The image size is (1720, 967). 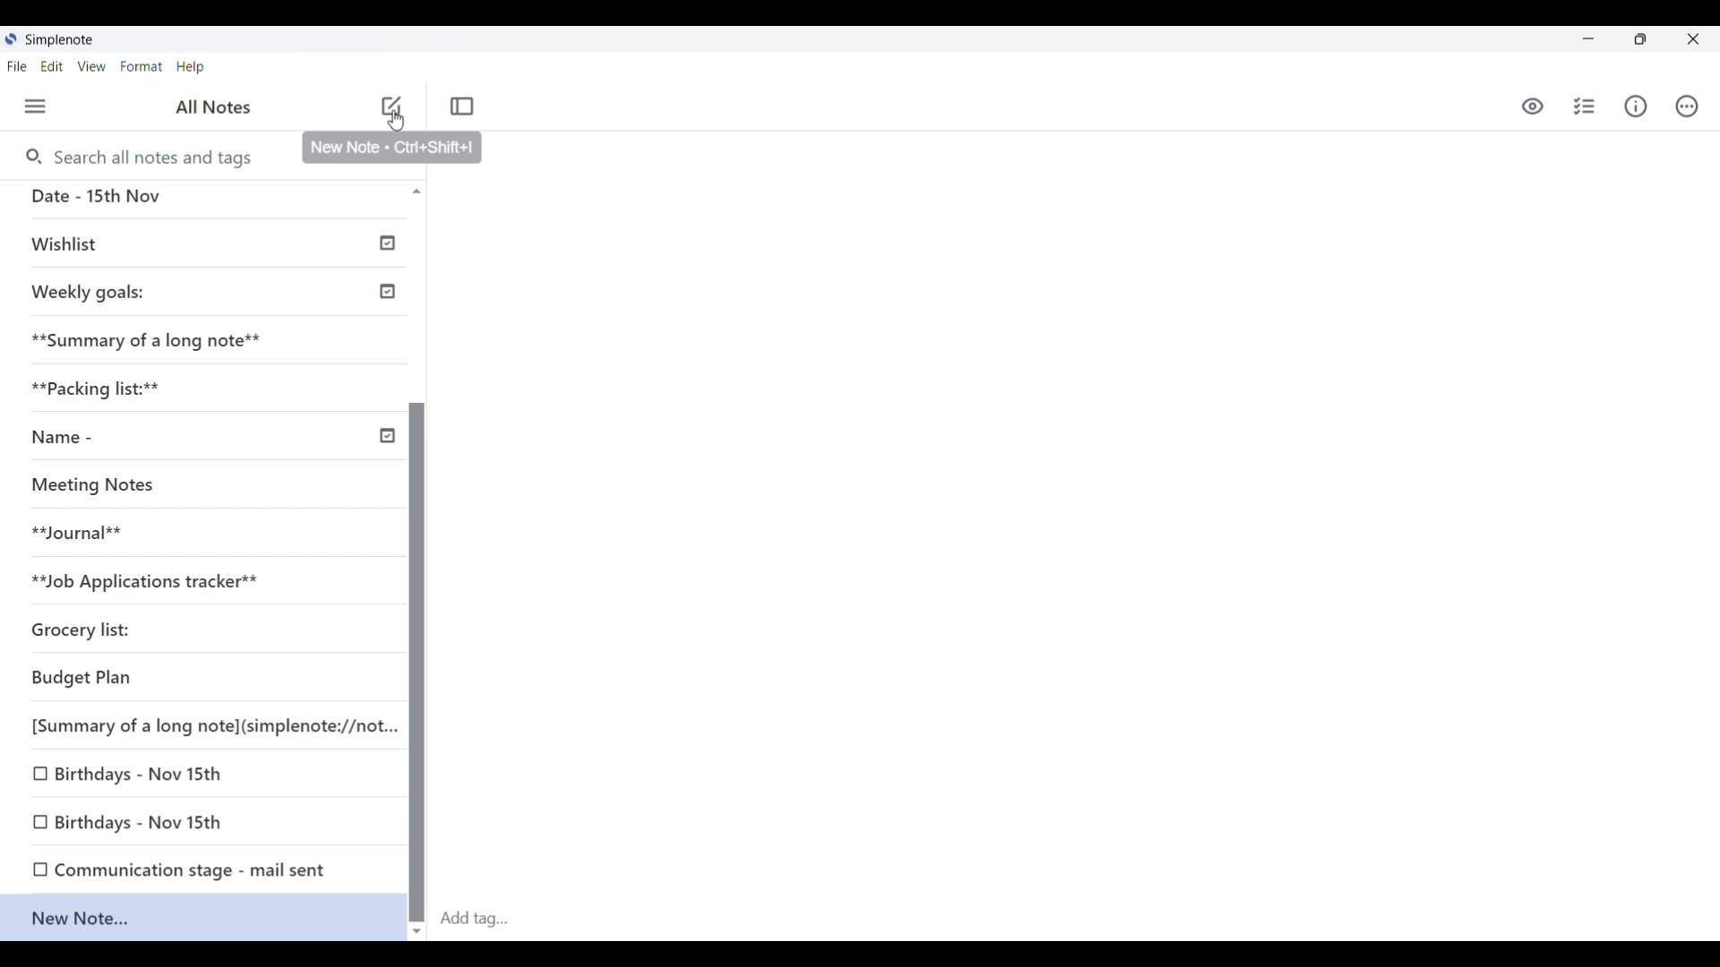 What do you see at coordinates (190, 68) in the screenshot?
I see `Help menu` at bounding box center [190, 68].